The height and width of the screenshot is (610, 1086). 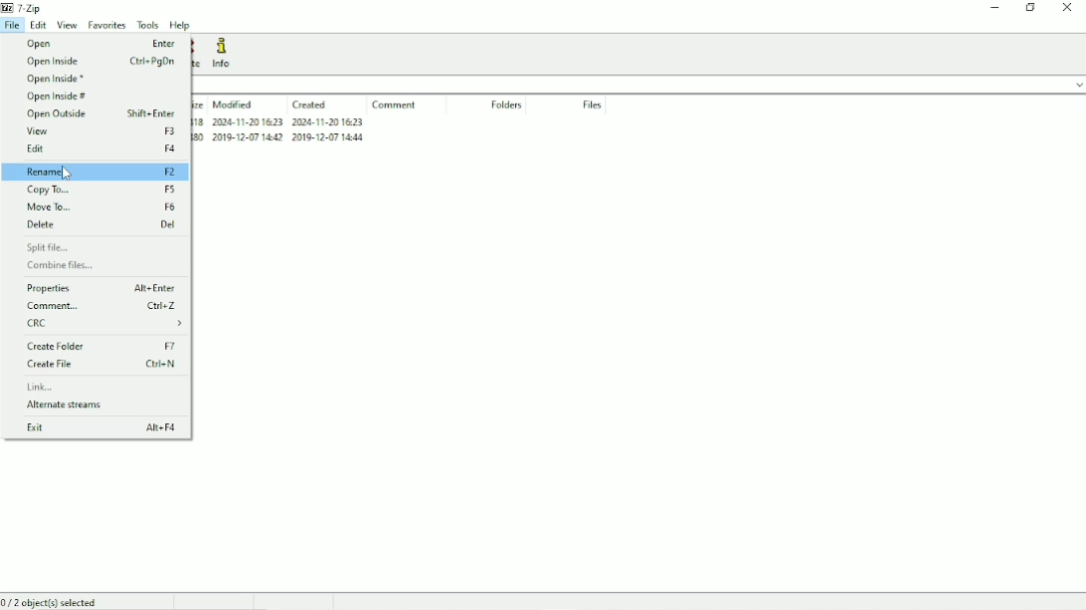 What do you see at coordinates (98, 62) in the screenshot?
I see `Open Inside` at bounding box center [98, 62].